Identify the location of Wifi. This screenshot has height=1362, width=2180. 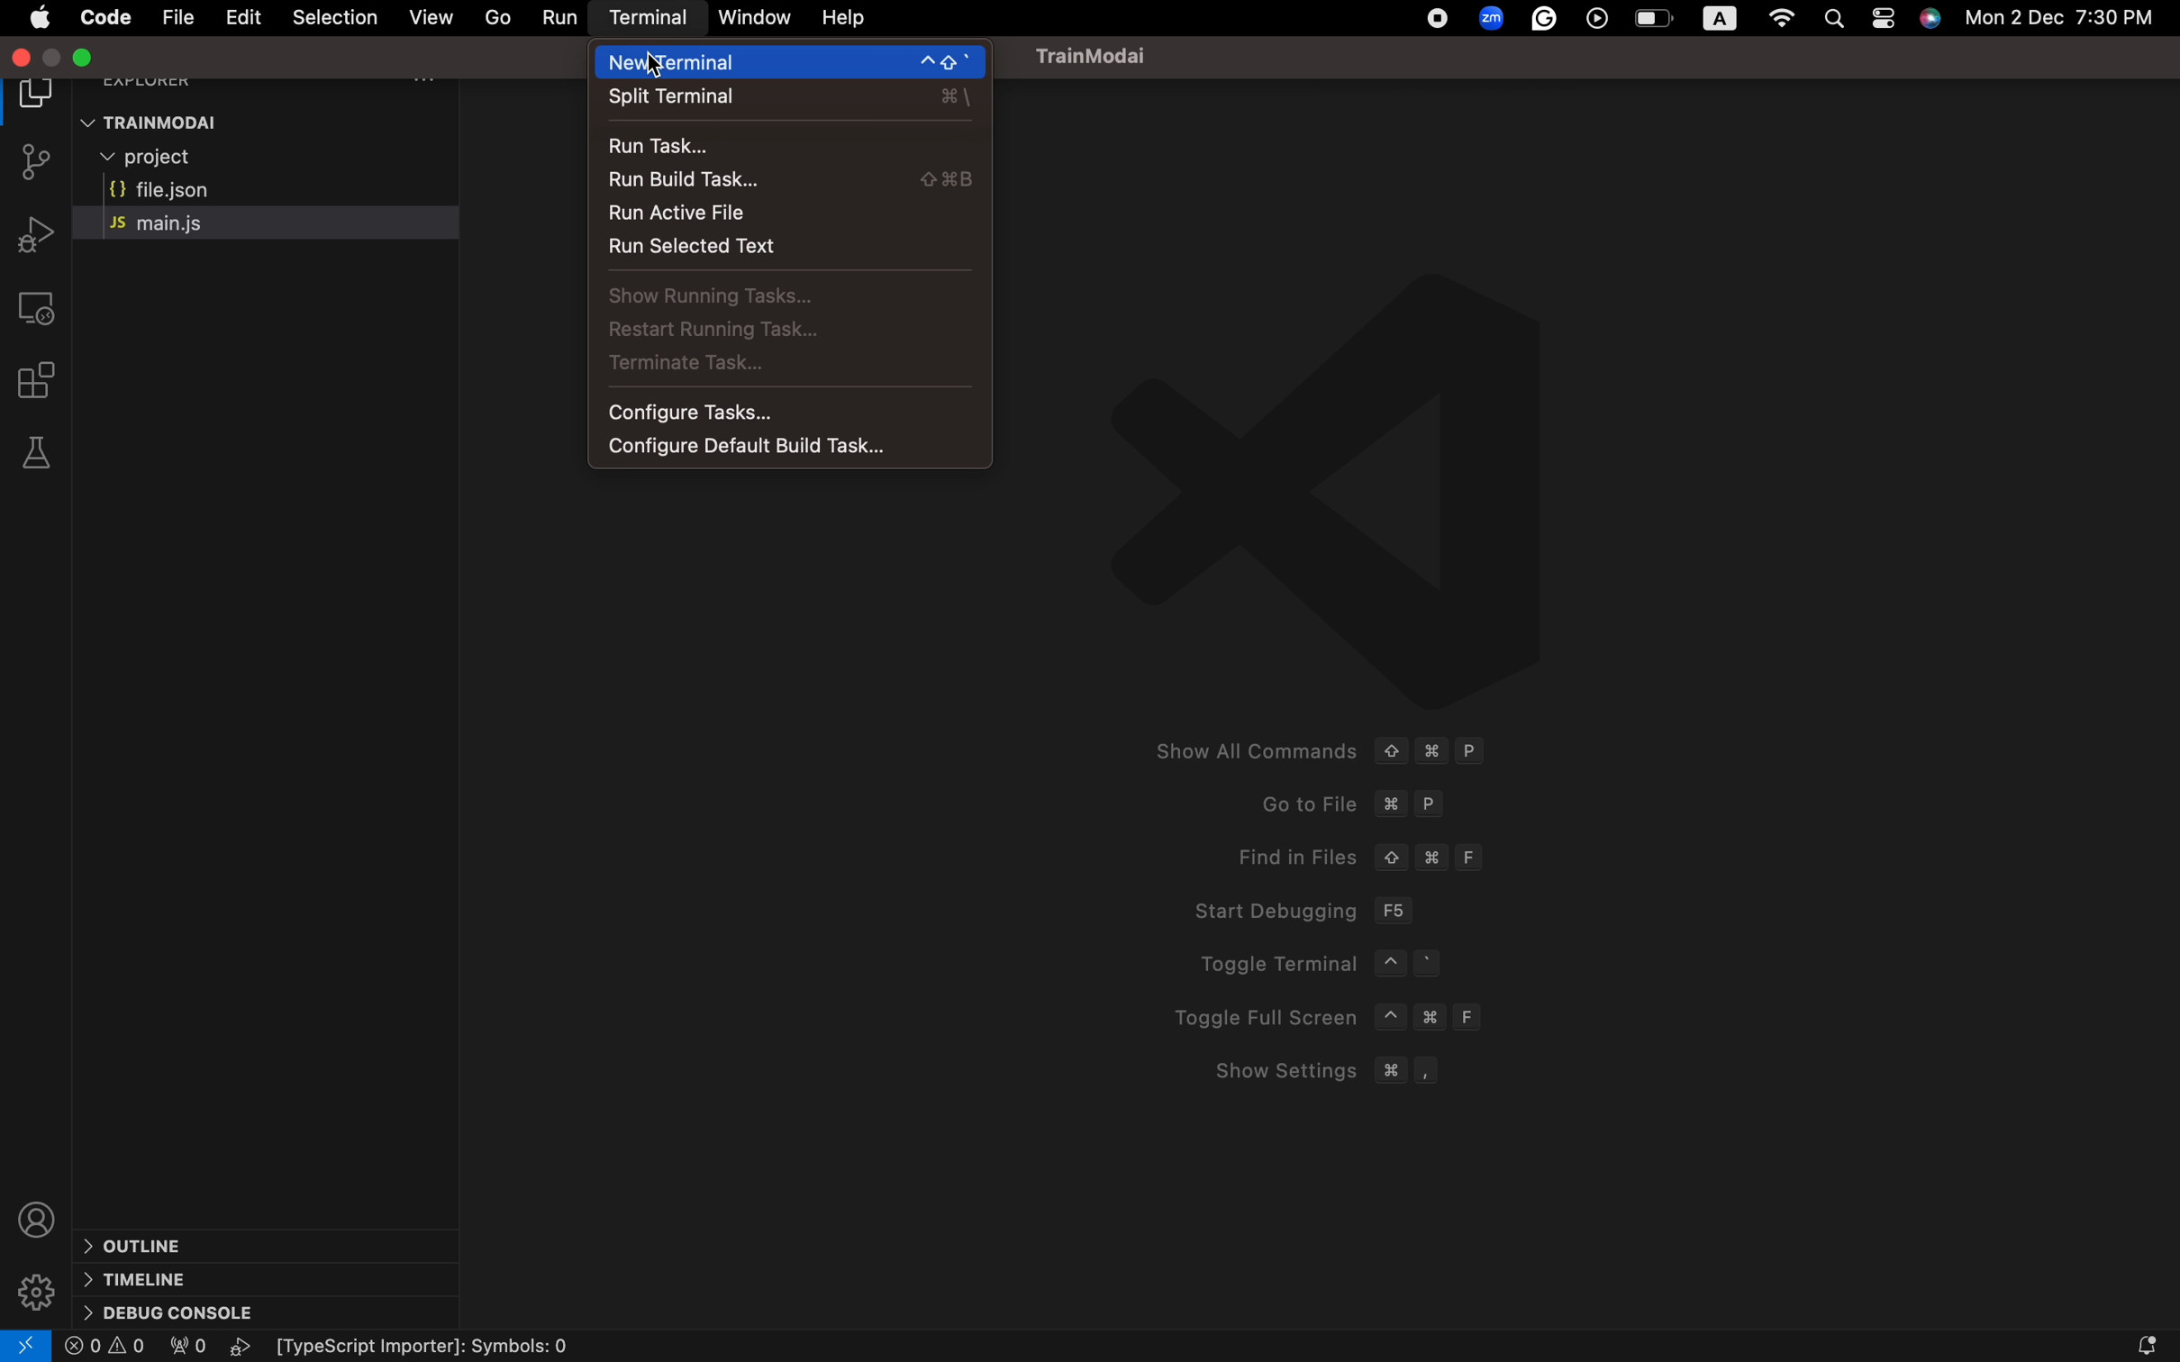
(1782, 20).